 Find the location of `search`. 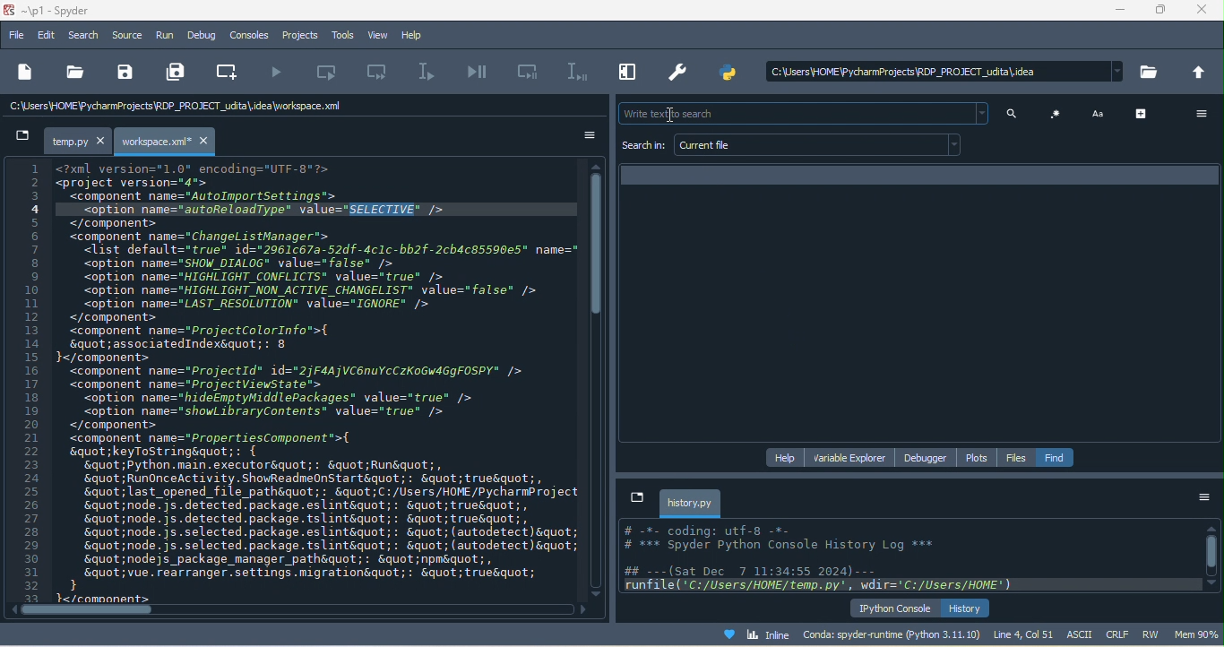

search is located at coordinates (1016, 115).